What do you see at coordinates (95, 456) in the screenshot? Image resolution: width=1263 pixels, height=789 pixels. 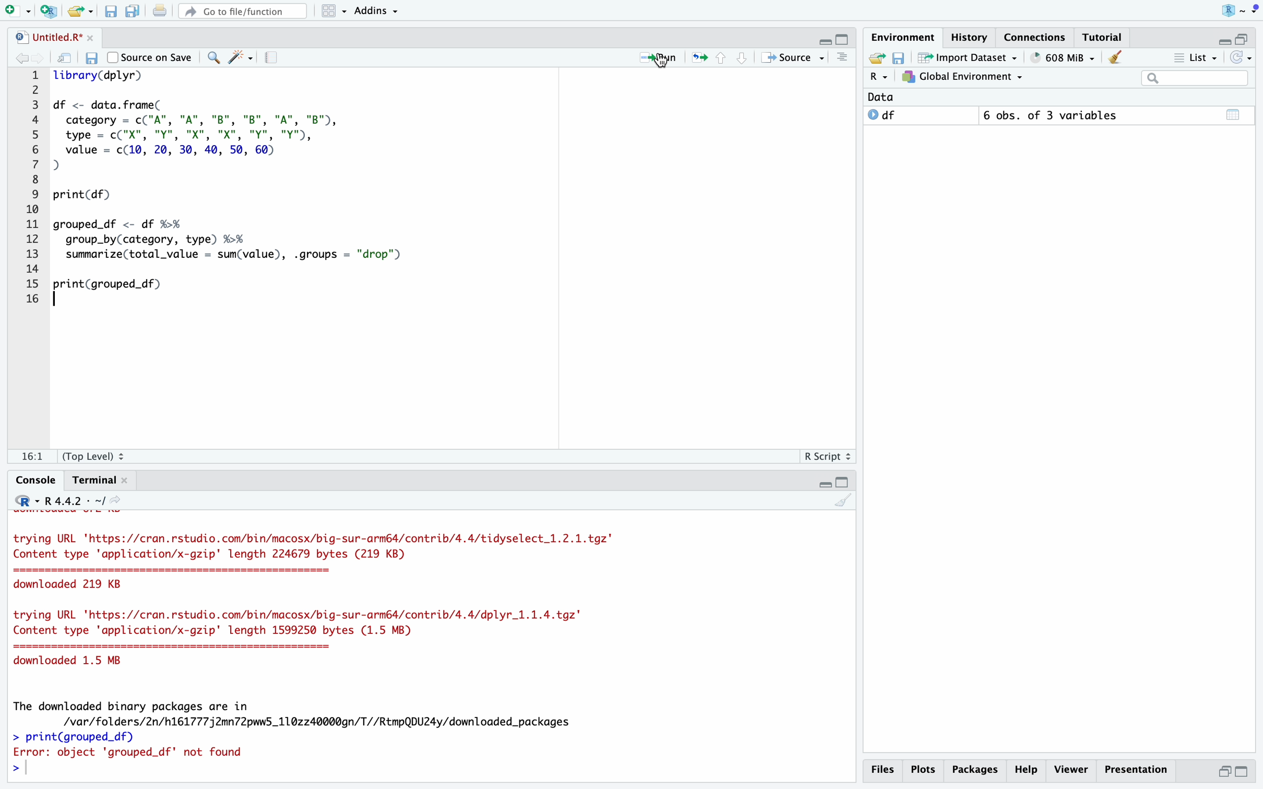 I see `(Top Level)` at bounding box center [95, 456].